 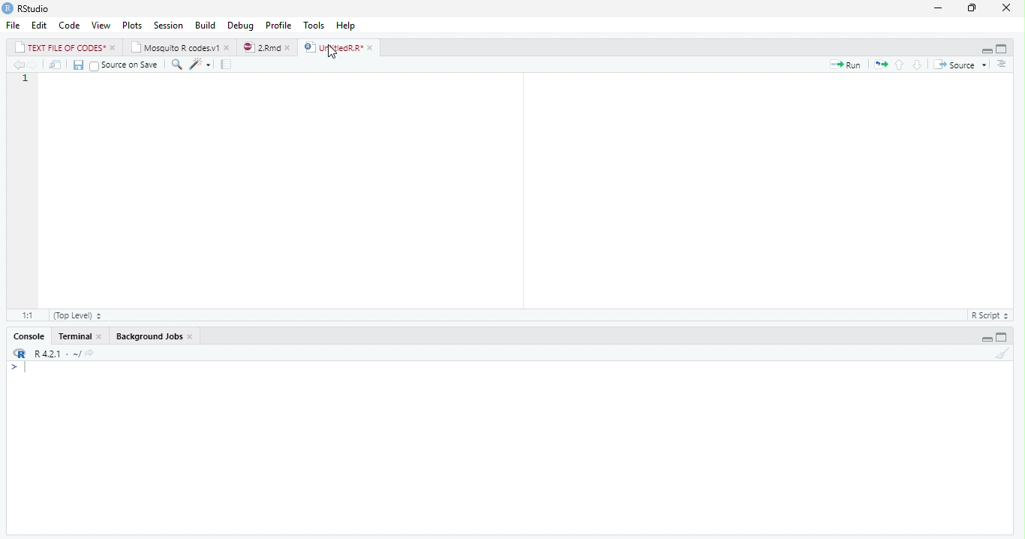 What do you see at coordinates (332, 53) in the screenshot?
I see `cursor` at bounding box center [332, 53].